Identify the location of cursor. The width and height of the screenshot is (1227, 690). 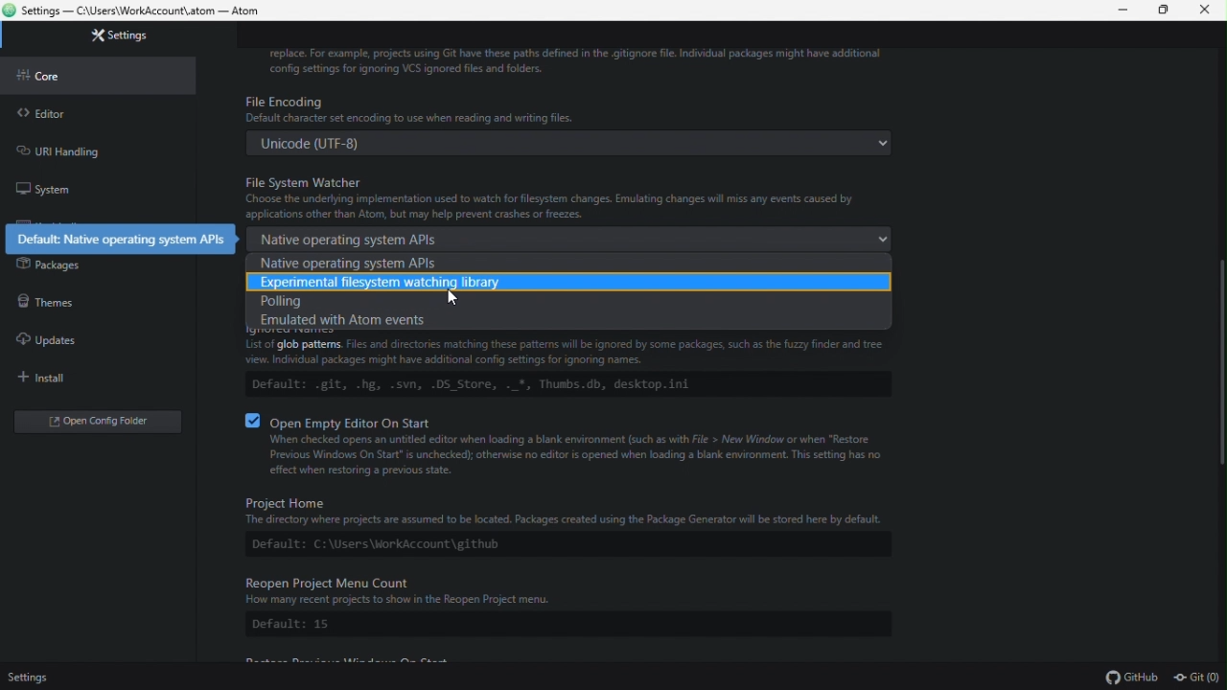
(458, 295).